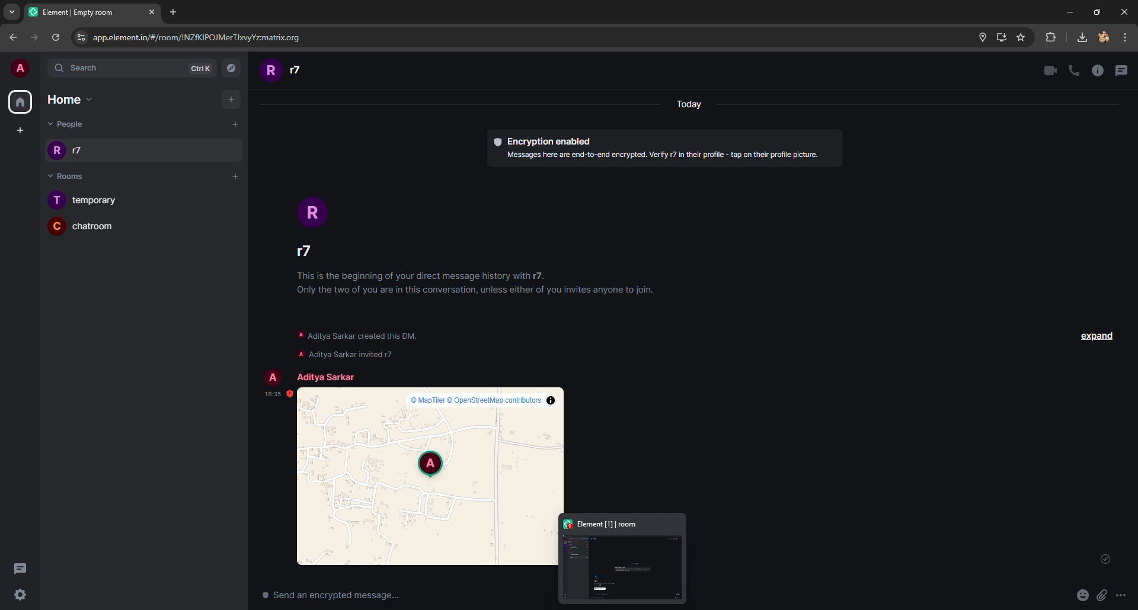  Describe the element at coordinates (22, 103) in the screenshot. I see `all rooms` at that location.